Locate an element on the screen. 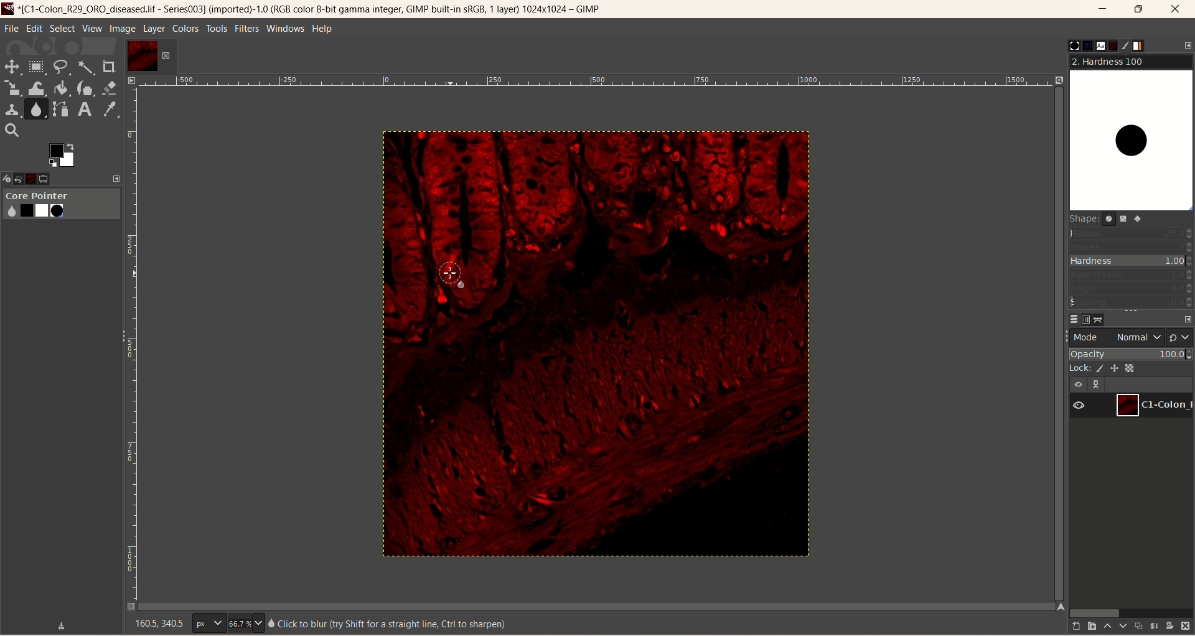  image is located at coordinates (586, 348).